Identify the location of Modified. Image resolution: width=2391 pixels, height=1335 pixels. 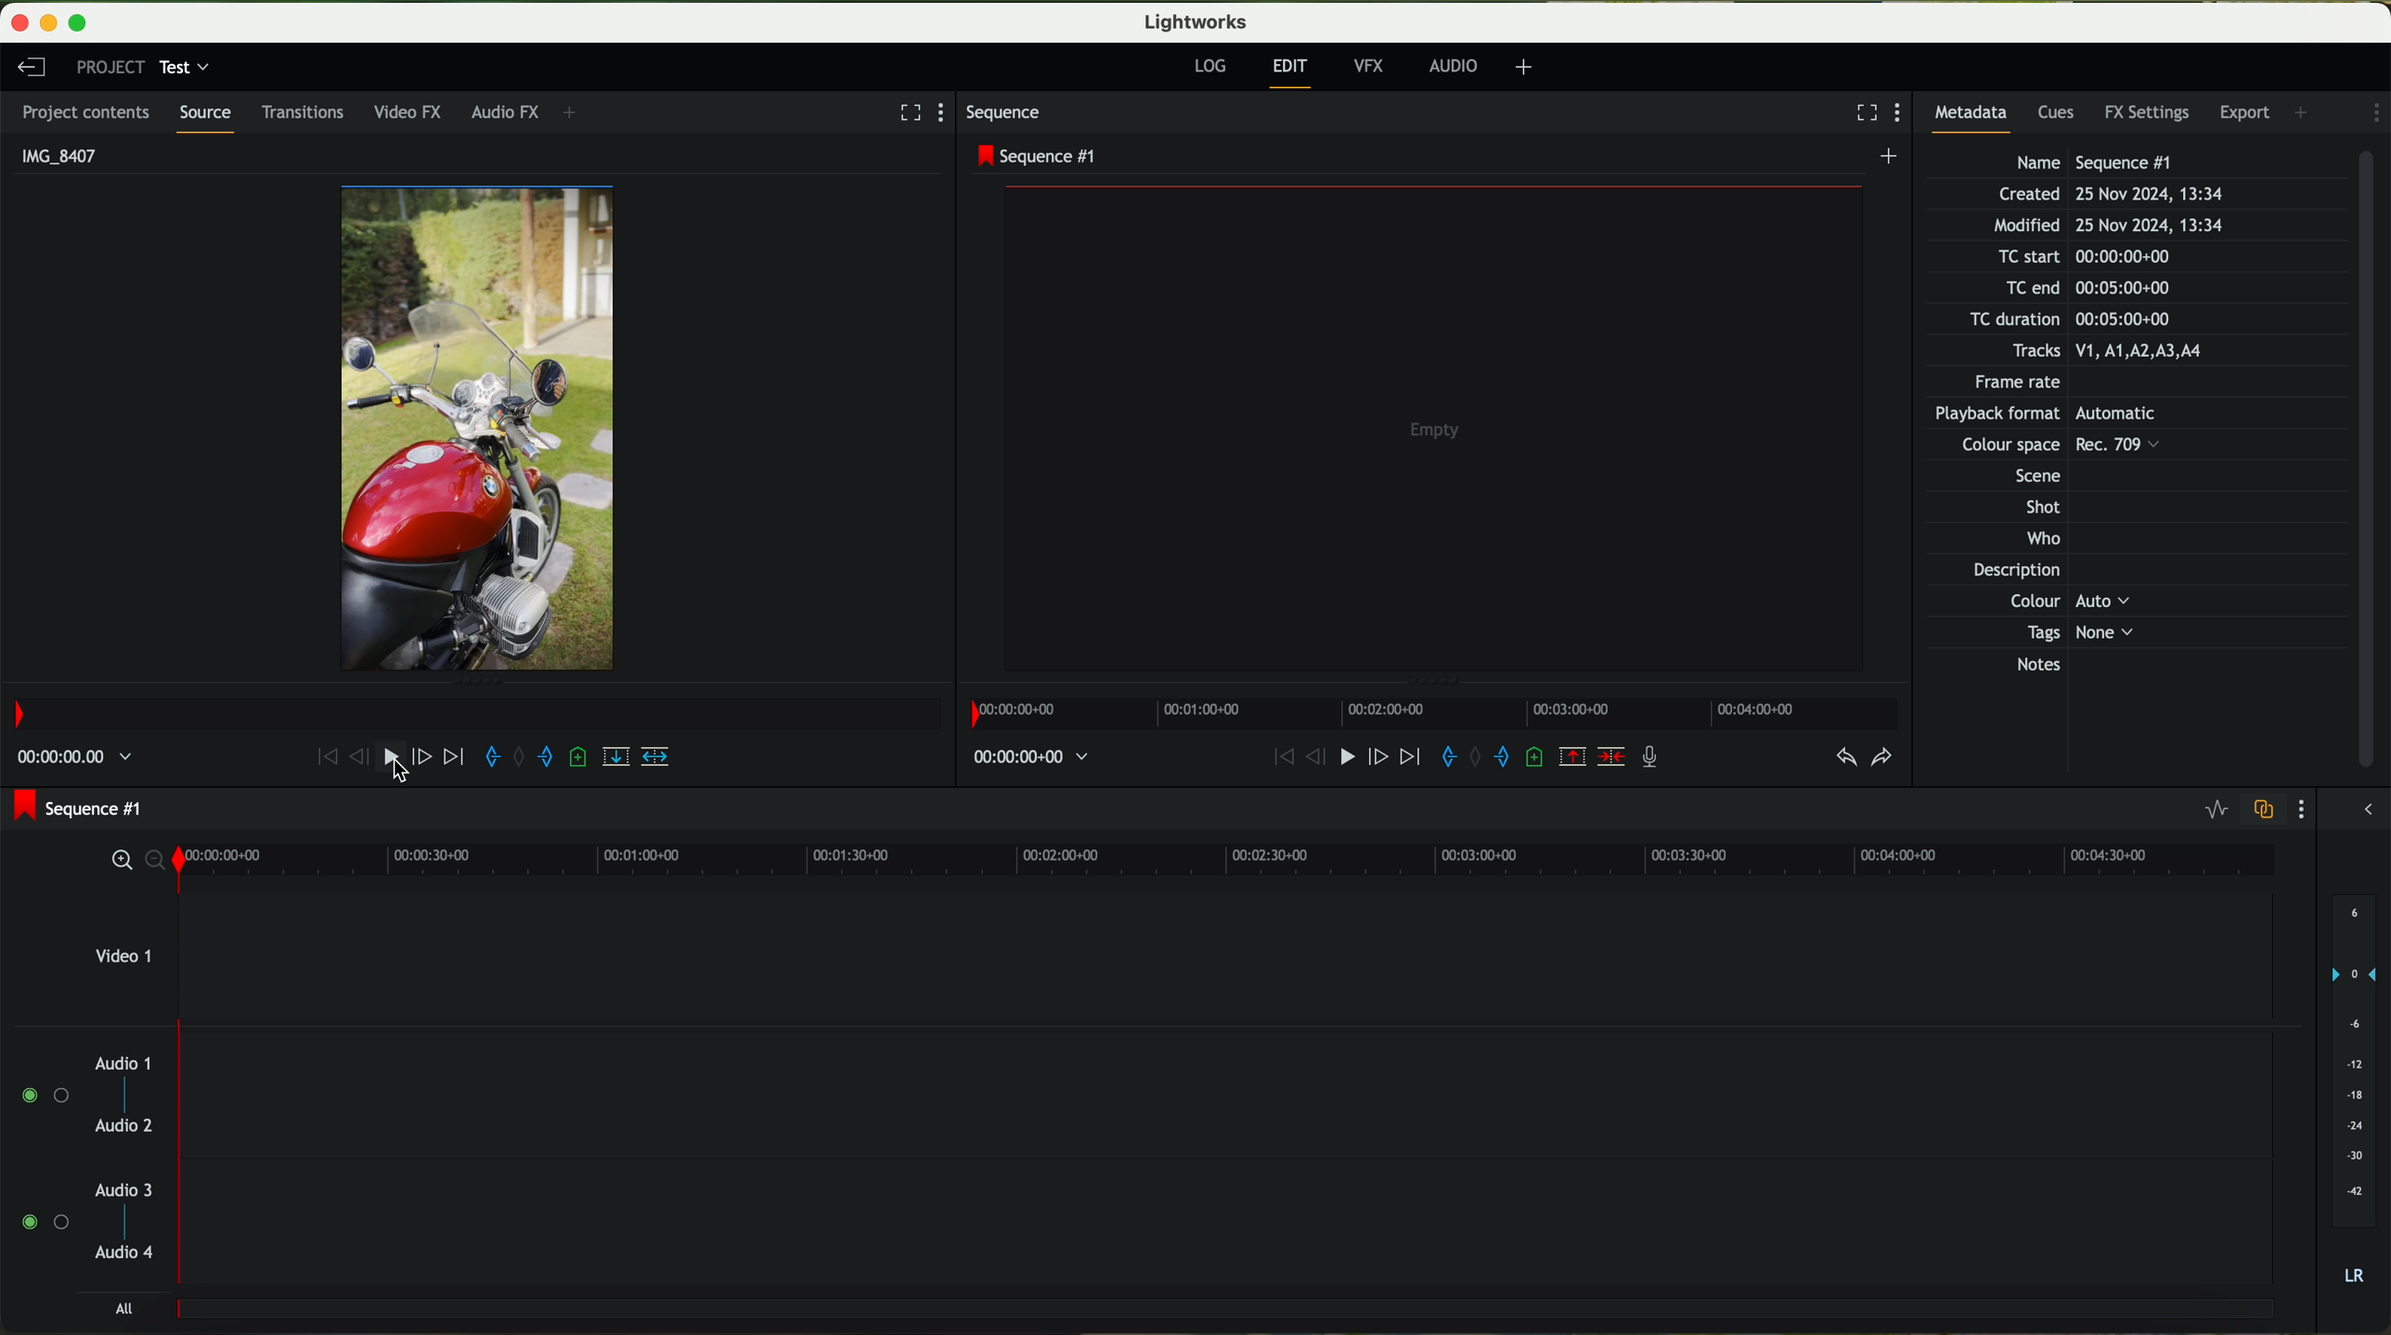
(2106, 227).